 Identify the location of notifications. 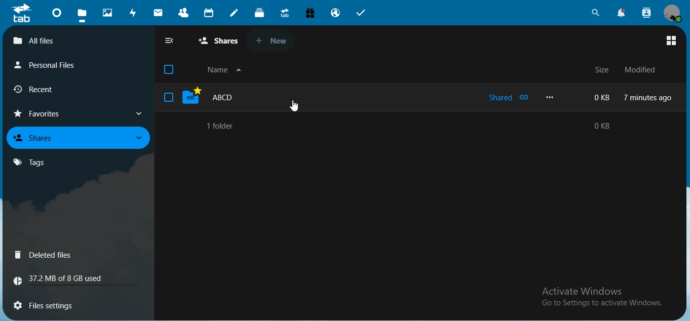
(622, 14).